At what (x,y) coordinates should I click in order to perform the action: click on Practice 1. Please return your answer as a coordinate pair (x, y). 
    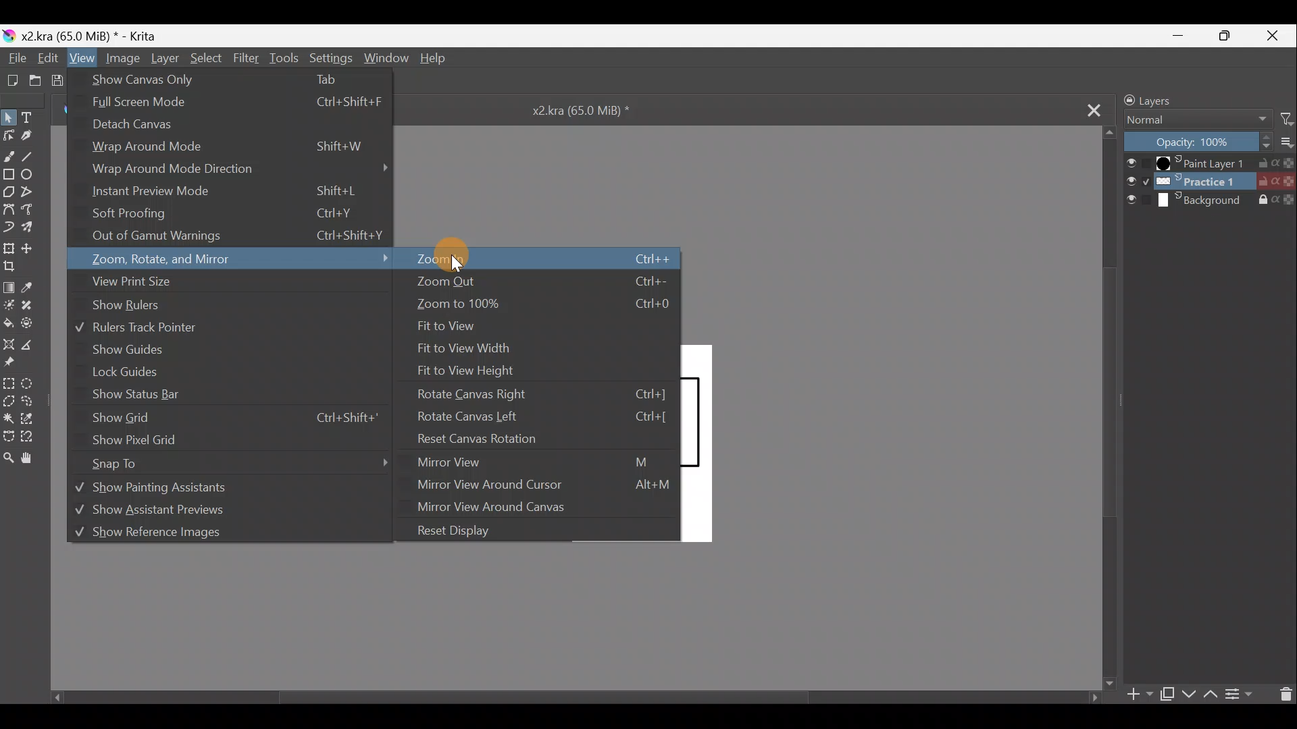
    Looking at the image, I should click on (1211, 181).